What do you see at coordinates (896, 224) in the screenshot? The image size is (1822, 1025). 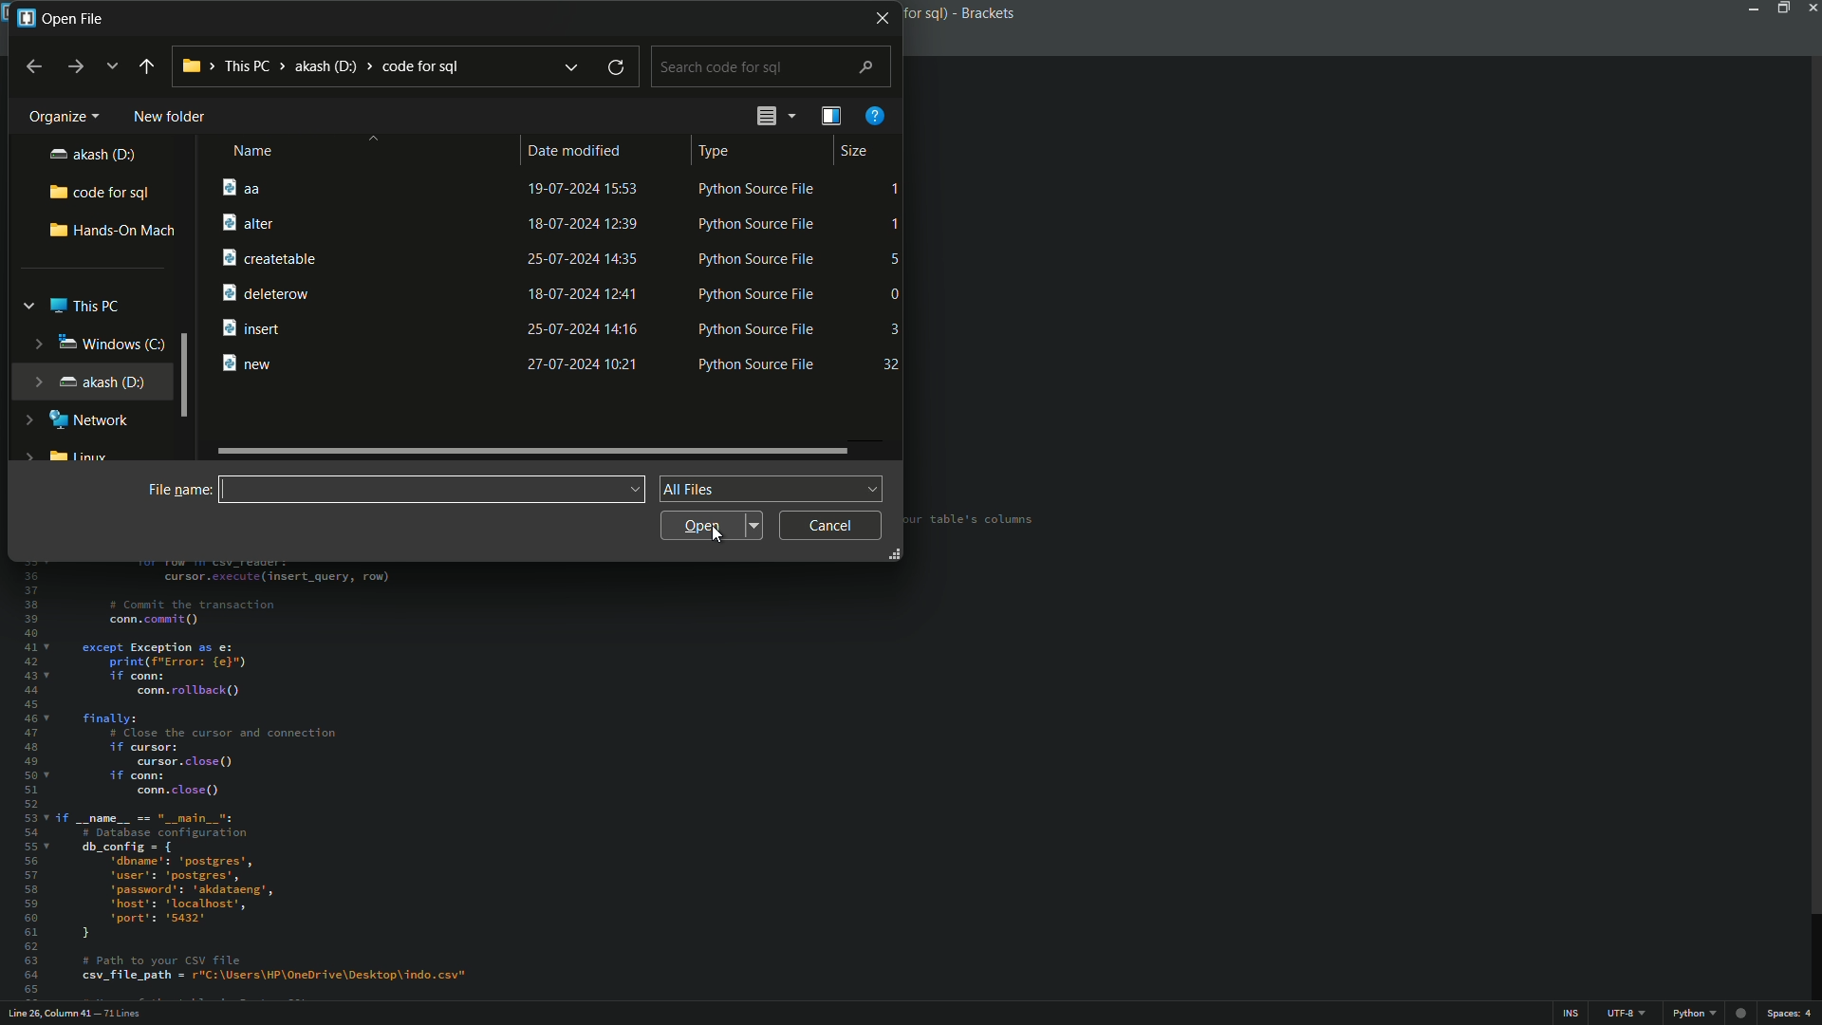 I see `1` at bounding box center [896, 224].